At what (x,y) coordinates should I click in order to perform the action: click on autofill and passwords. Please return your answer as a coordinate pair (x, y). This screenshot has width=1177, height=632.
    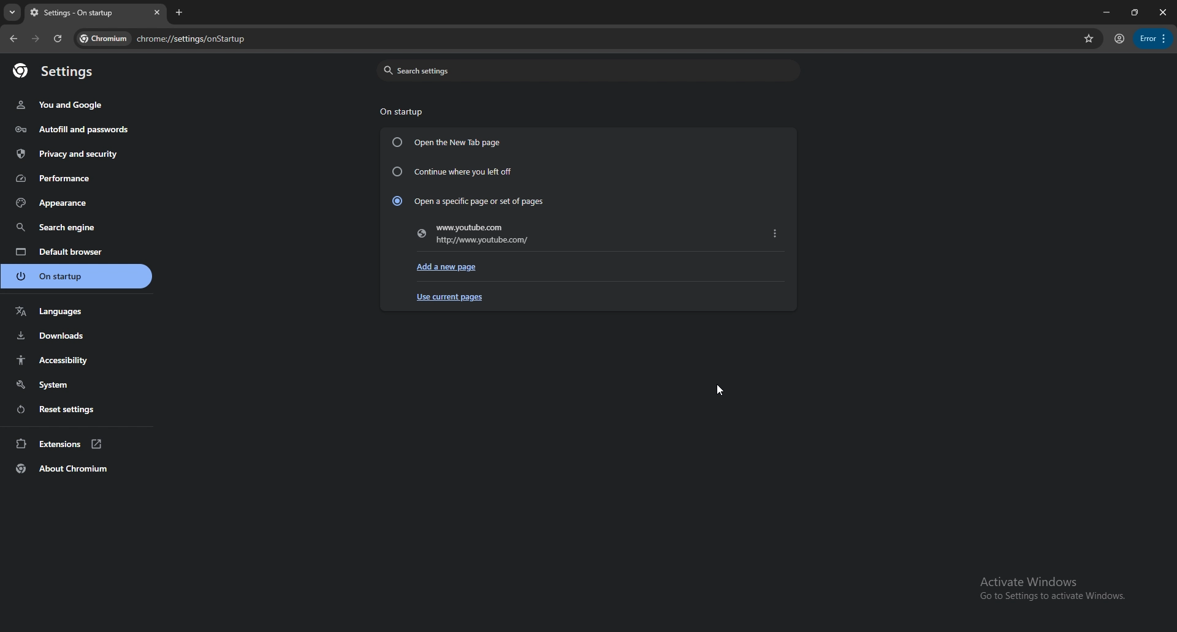
    Looking at the image, I should click on (72, 130).